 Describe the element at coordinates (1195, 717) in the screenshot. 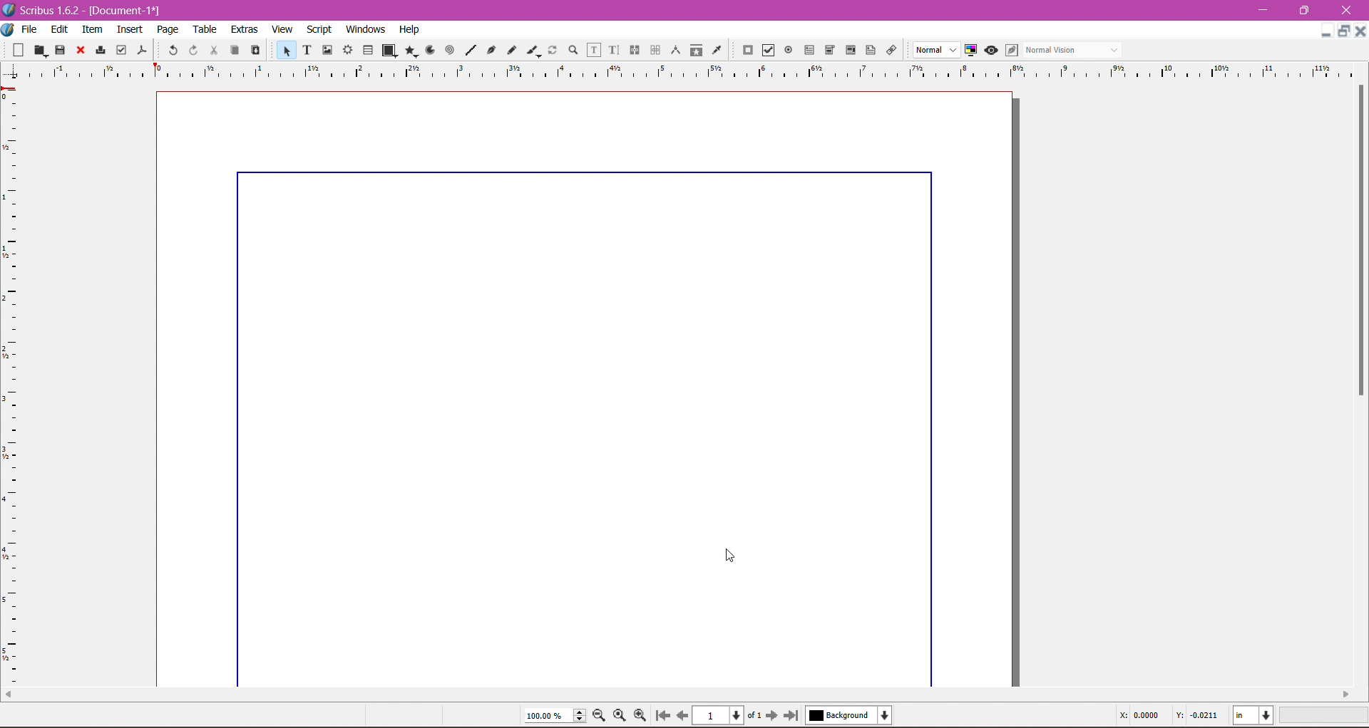

I see `Cursor Coordinate -Y ` at that location.